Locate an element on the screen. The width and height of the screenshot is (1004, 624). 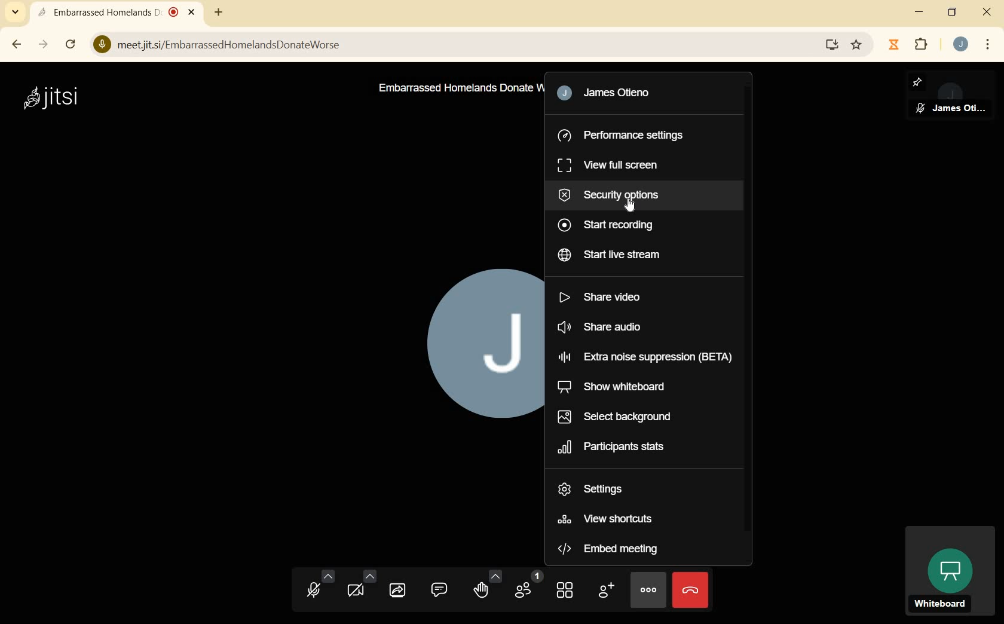
leave meeting is located at coordinates (691, 589).